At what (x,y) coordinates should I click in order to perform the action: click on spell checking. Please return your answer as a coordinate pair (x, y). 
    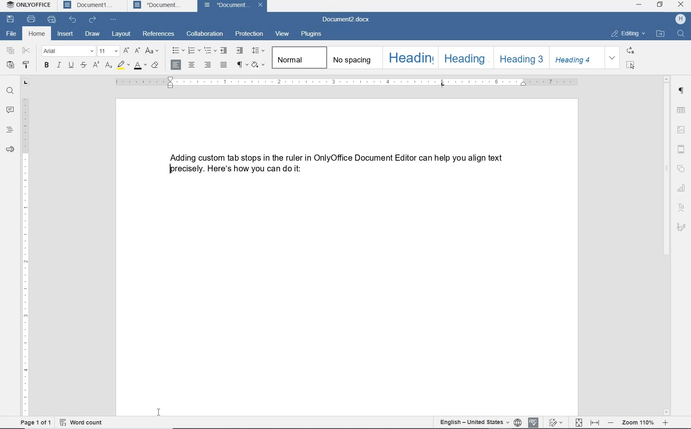
    Looking at the image, I should click on (533, 422).